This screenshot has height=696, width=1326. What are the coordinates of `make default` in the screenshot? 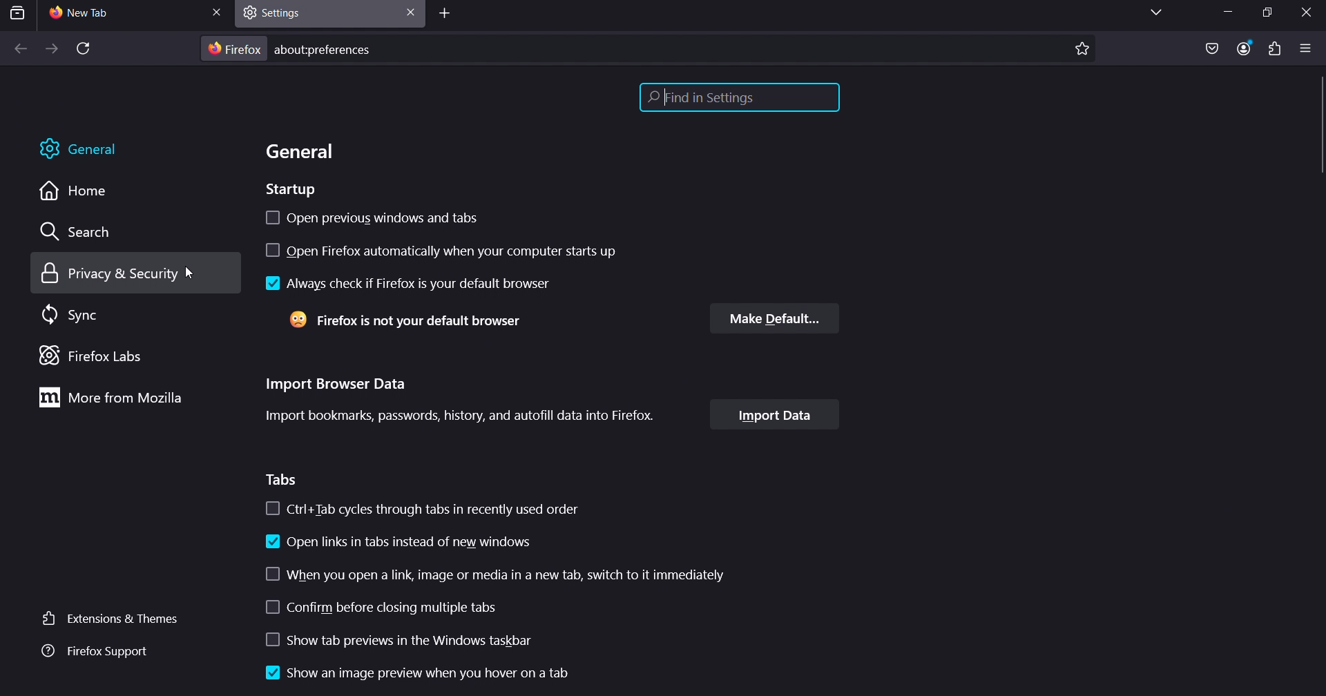 It's located at (776, 319).